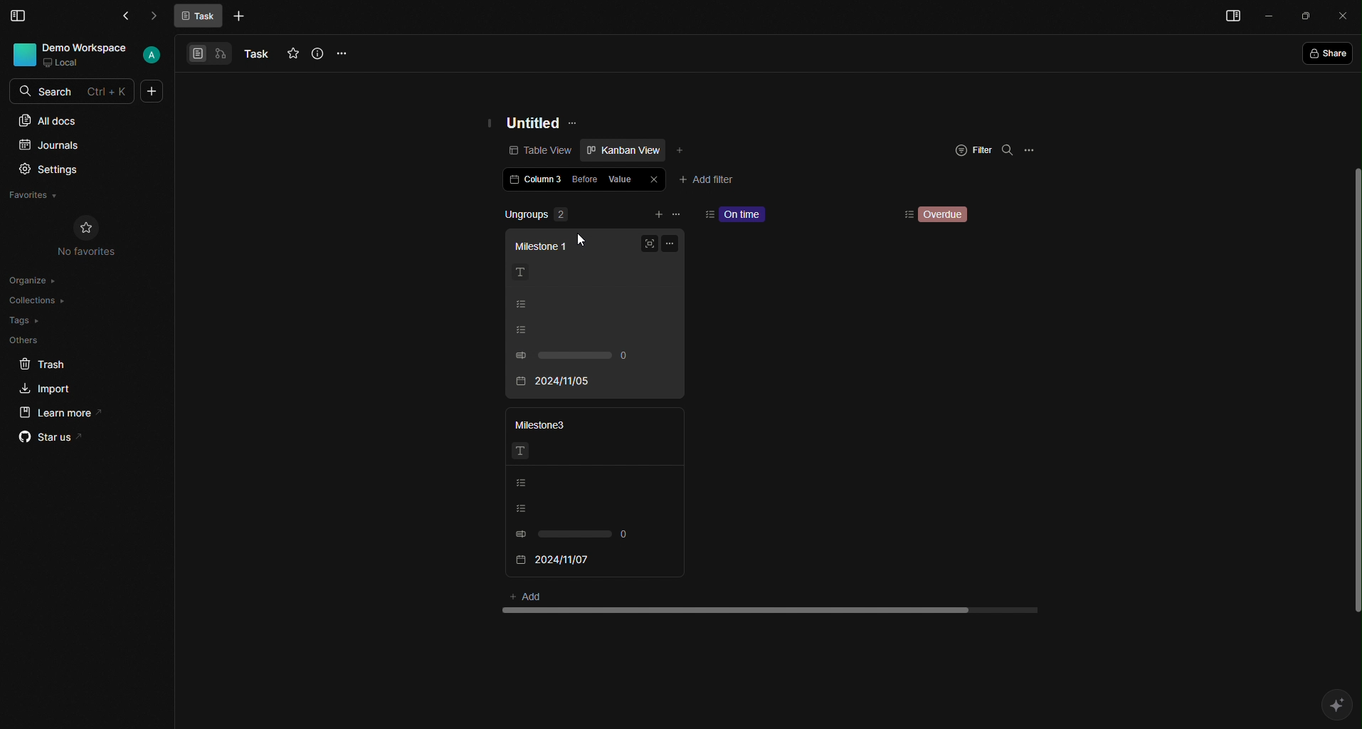  Describe the element at coordinates (674, 214) in the screenshot. I see `remove` at that location.